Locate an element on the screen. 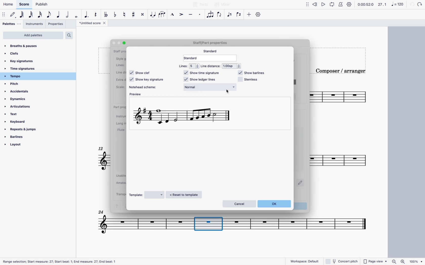 Image resolution: width=425 pixels, height=265 pixels. show barlines is located at coordinates (252, 73).